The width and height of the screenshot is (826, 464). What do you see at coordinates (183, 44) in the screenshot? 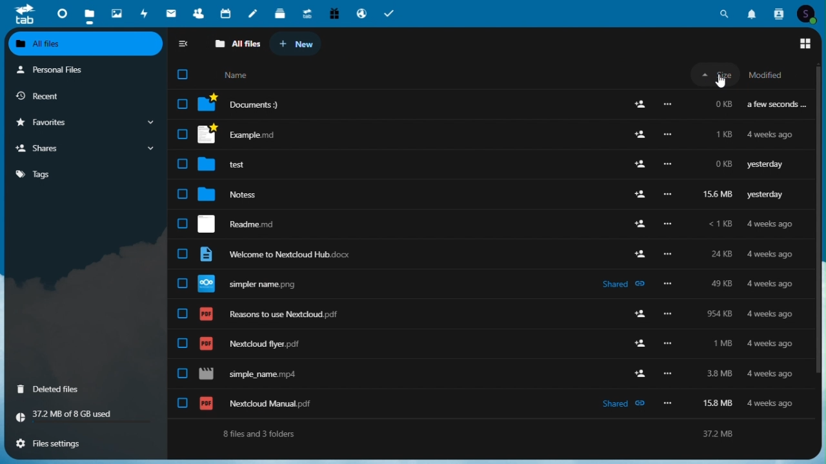
I see `Collapse side bar` at bounding box center [183, 44].